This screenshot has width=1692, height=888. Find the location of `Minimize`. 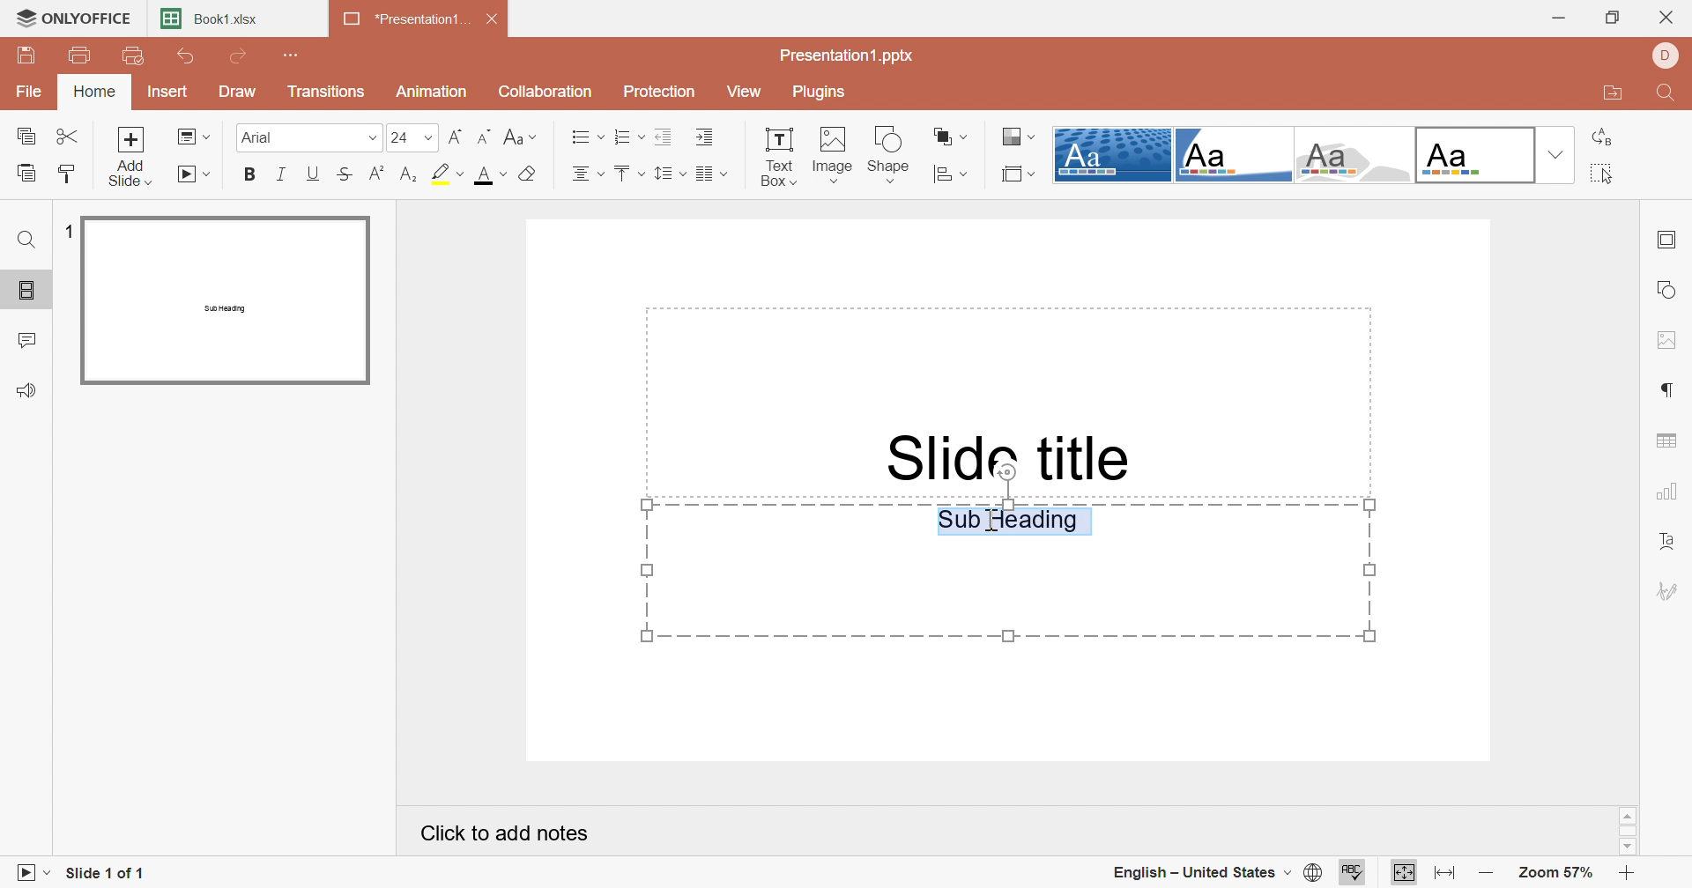

Minimize is located at coordinates (1555, 18).